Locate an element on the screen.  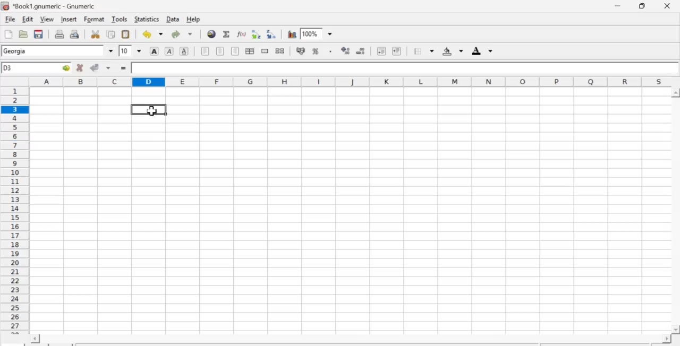
Split cells is located at coordinates (279, 51).